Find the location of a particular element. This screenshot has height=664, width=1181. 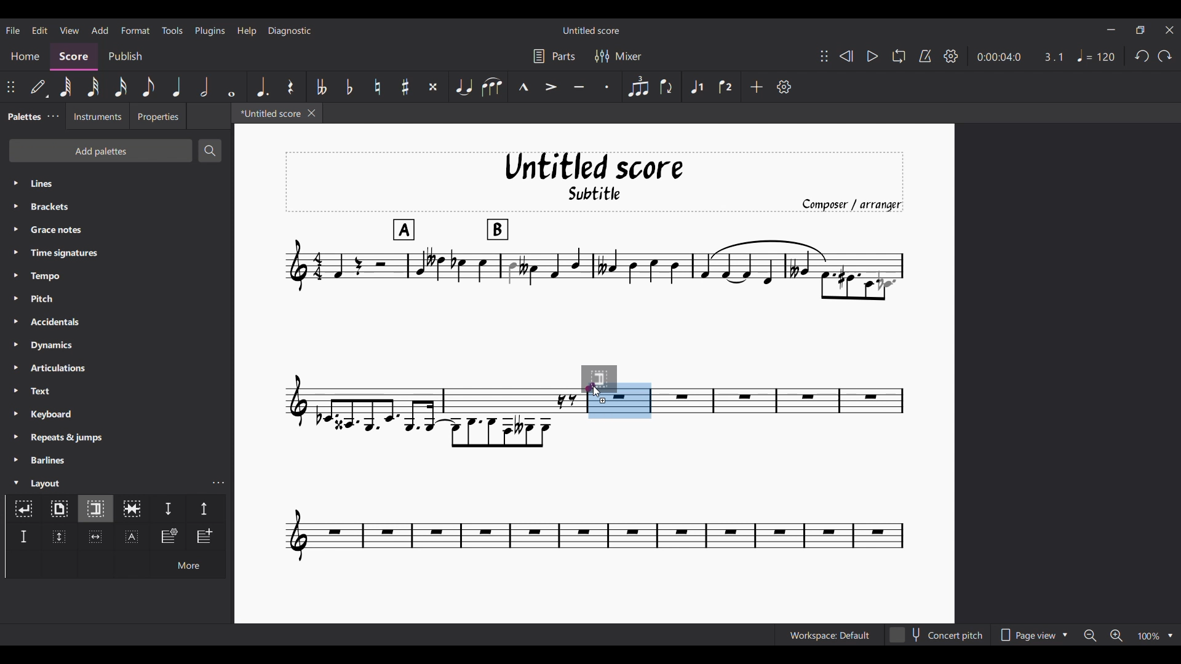

Selected measure highlighted is located at coordinates (603, 411).